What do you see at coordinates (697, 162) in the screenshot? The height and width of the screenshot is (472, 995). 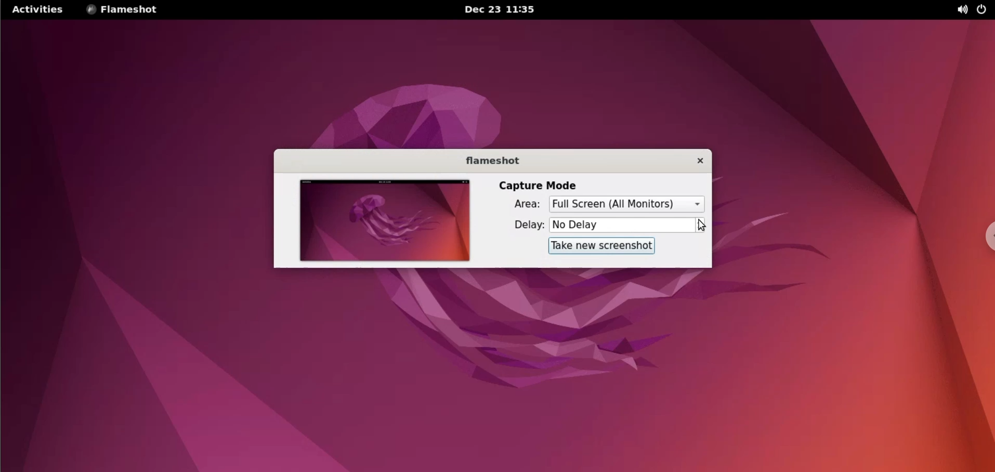 I see `close` at bounding box center [697, 162].